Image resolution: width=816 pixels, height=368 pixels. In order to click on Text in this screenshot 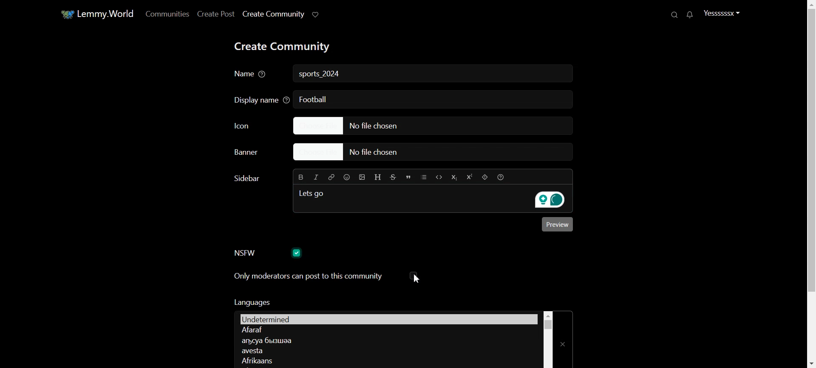, I will do `click(313, 99)`.